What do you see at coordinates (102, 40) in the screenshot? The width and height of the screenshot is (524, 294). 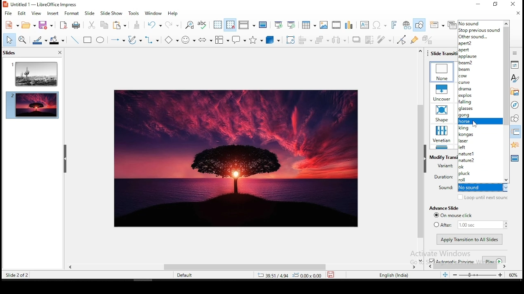 I see `ellipse` at bounding box center [102, 40].